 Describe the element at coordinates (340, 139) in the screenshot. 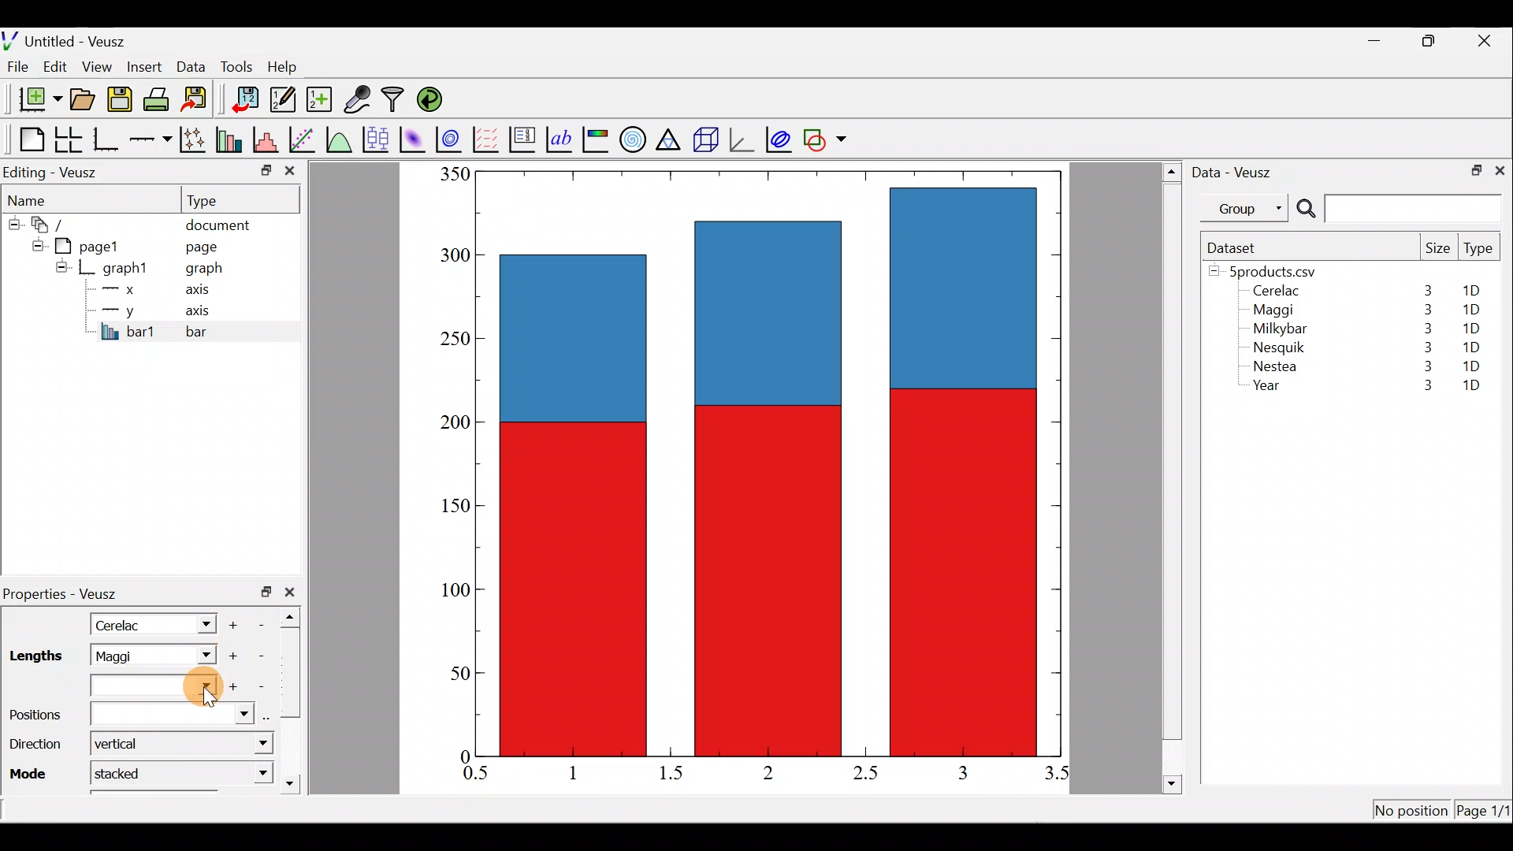

I see `Plot a function` at that location.